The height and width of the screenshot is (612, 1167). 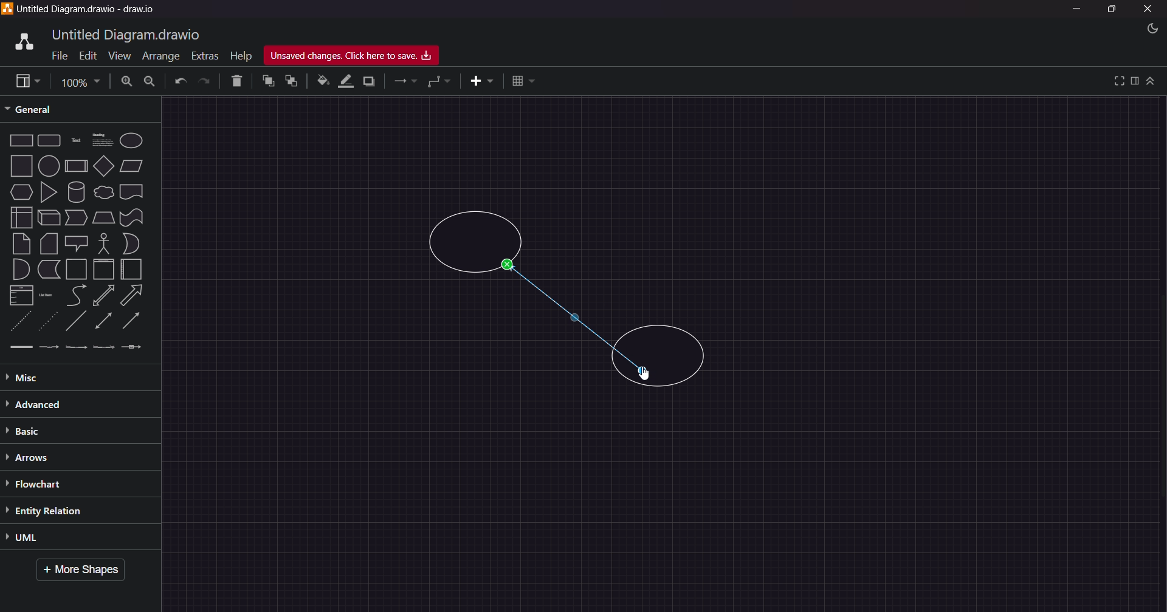 I want to click on view, so click(x=24, y=81).